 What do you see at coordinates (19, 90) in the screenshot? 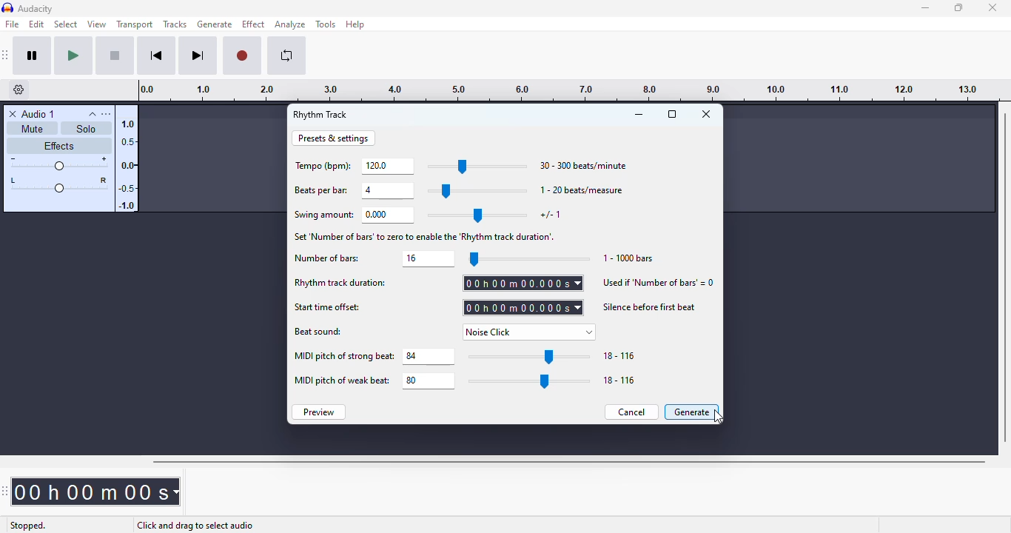
I see `timeline options` at bounding box center [19, 90].